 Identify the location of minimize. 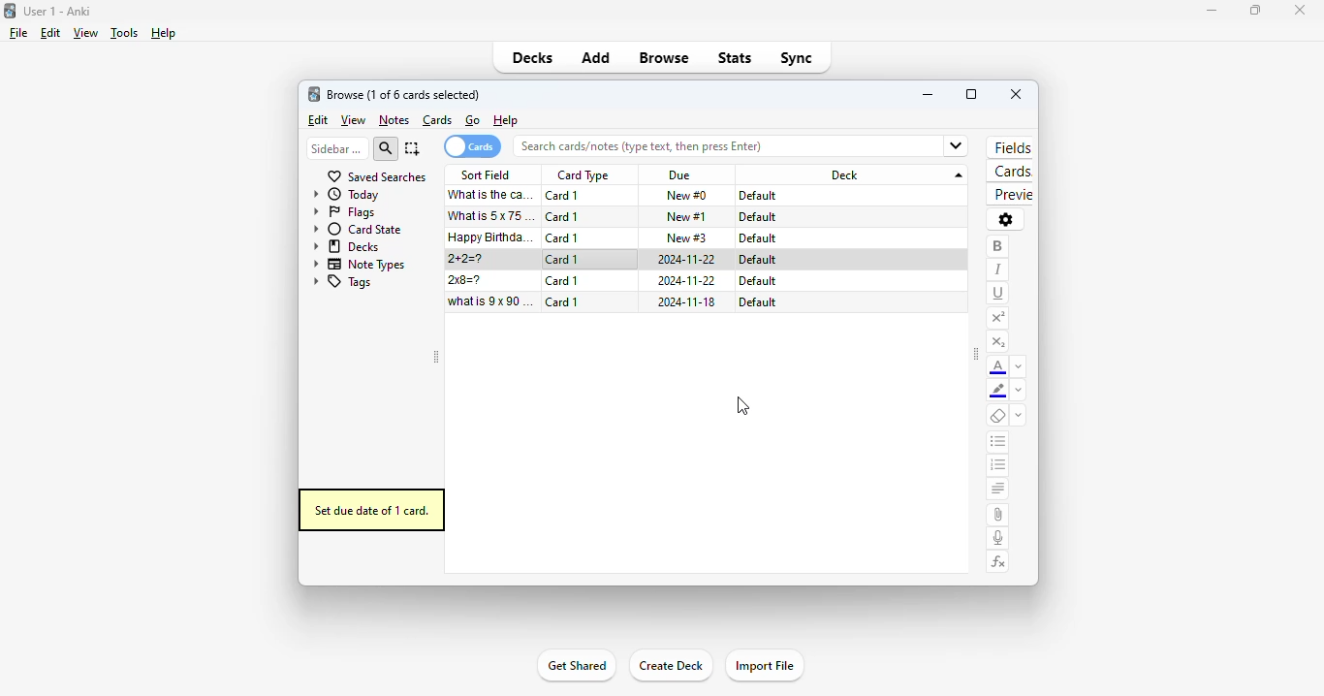
(929, 94).